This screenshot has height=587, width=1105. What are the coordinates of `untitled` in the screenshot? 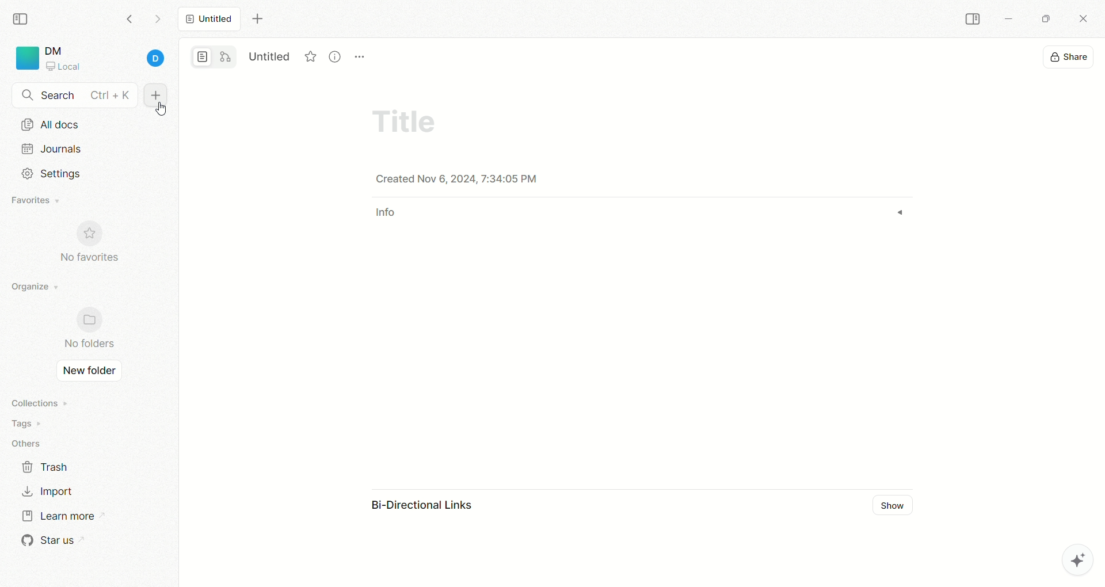 It's located at (270, 55).